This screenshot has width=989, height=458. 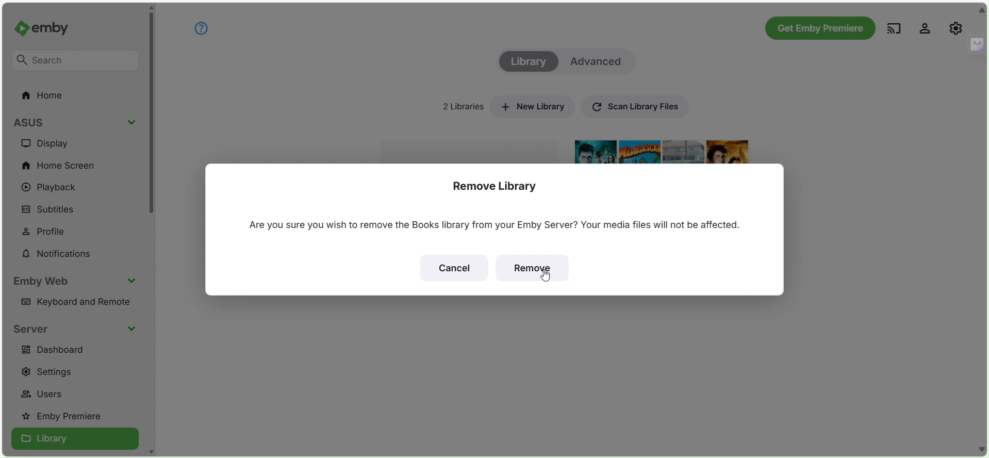 What do you see at coordinates (498, 185) in the screenshot?
I see `Consent to Remove the Library View` at bounding box center [498, 185].